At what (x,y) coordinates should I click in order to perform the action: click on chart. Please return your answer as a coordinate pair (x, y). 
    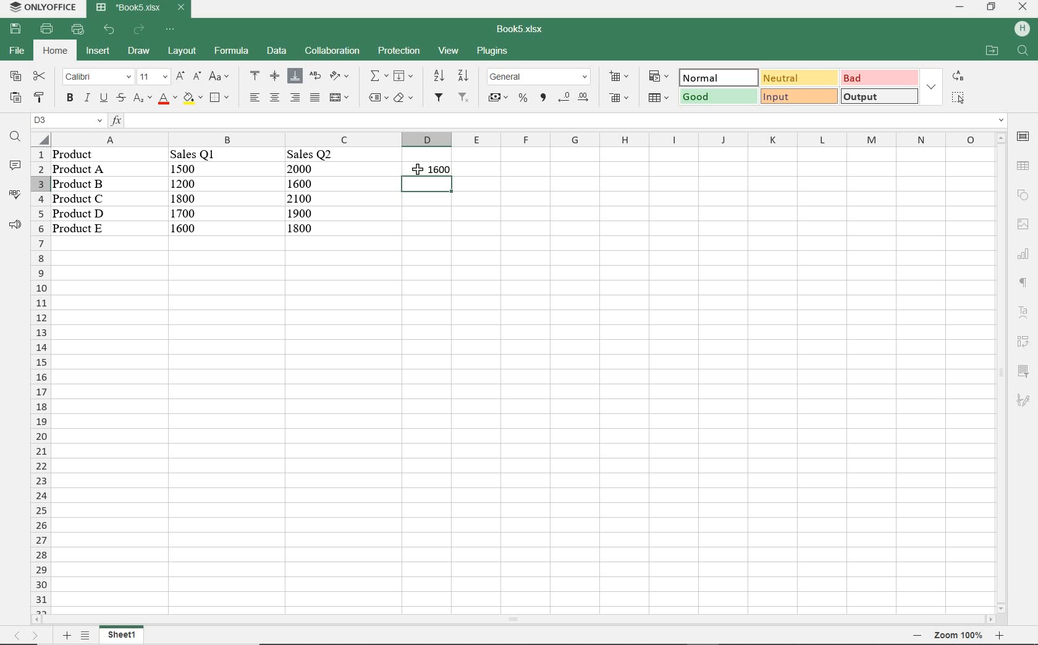
    Looking at the image, I should click on (1023, 253).